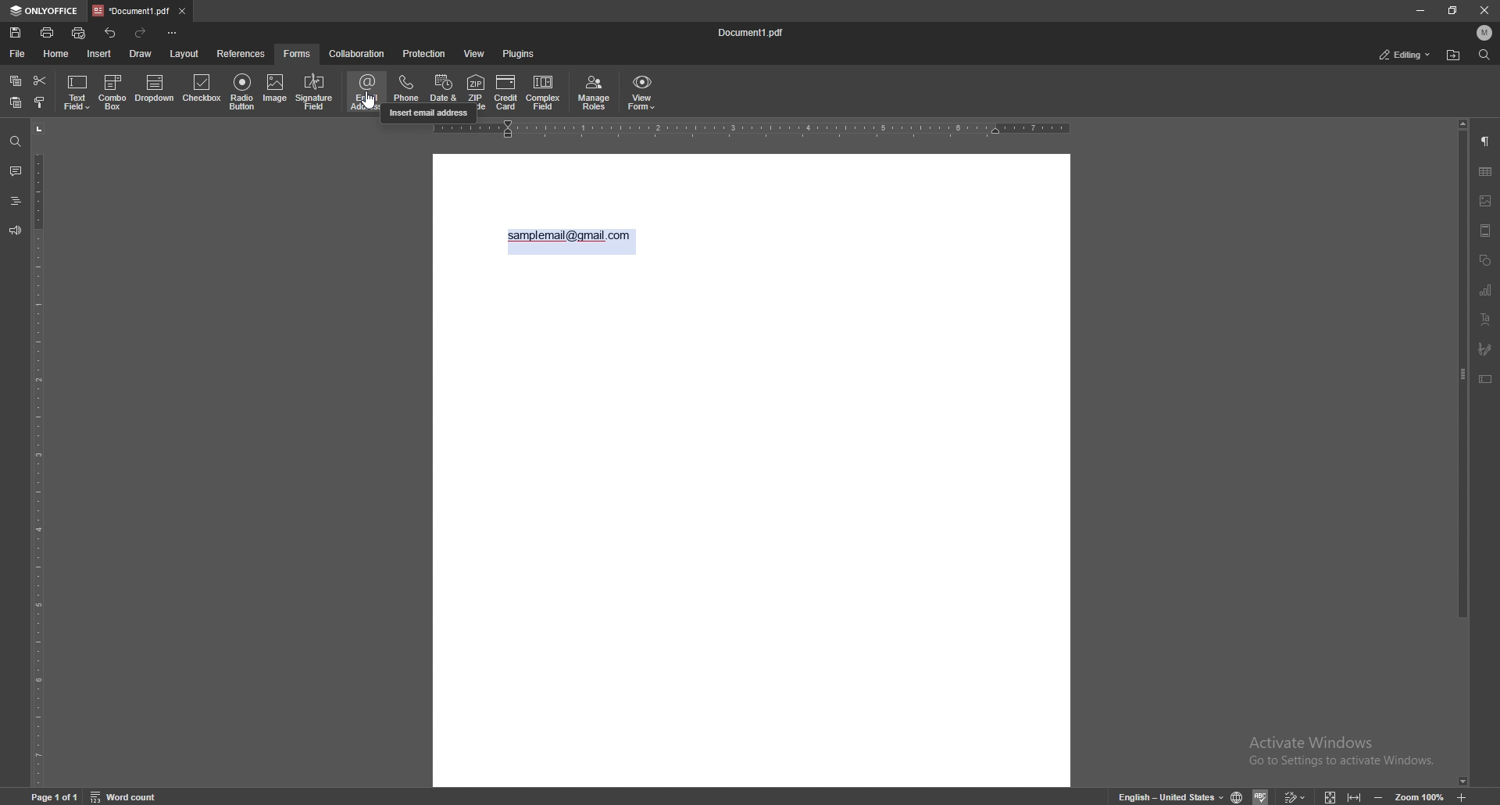 The width and height of the screenshot is (1500, 805). What do you see at coordinates (1420, 10) in the screenshot?
I see `minimize` at bounding box center [1420, 10].